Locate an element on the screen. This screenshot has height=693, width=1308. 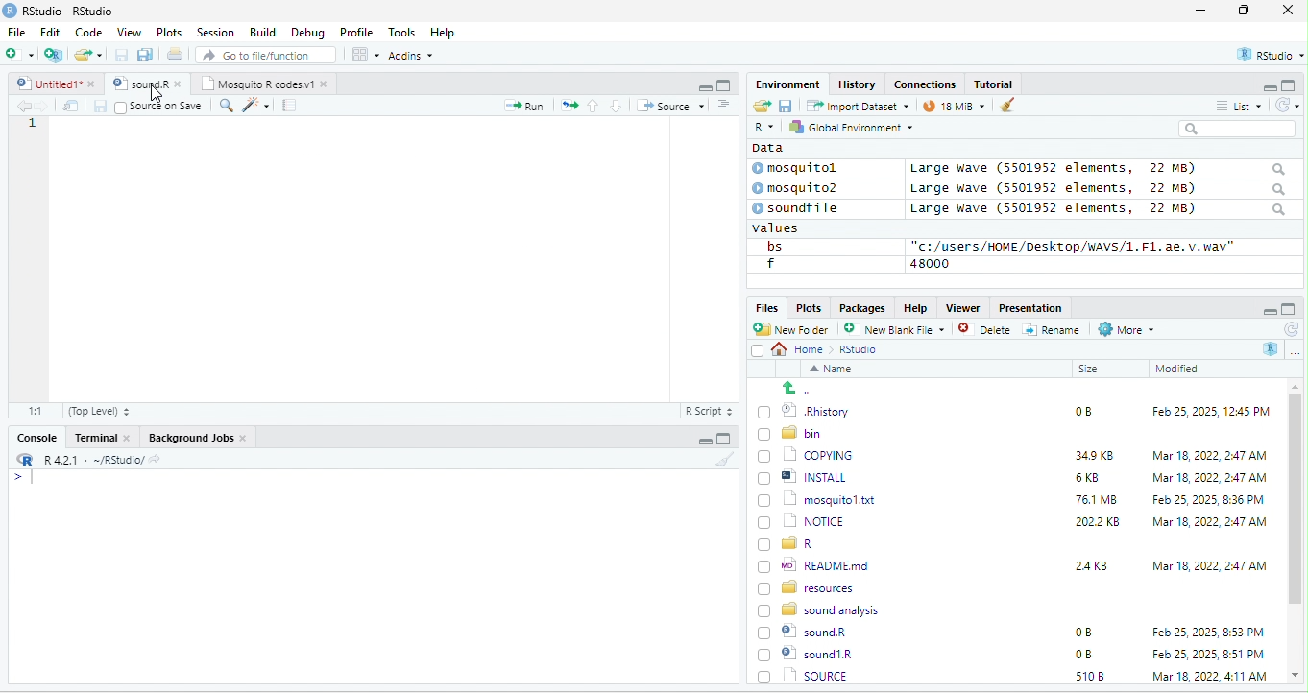
File is located at coordinates (16, 32).